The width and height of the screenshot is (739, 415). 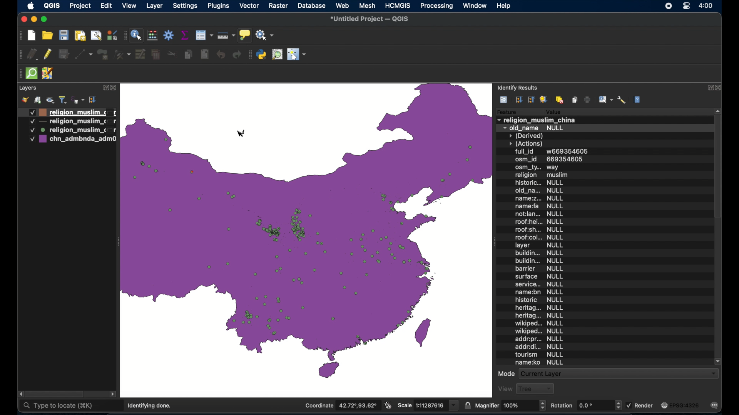 What do you see at coordinates (339, 406) in the screenshot?
I see `coordinate` at bounding box center [339, 406].